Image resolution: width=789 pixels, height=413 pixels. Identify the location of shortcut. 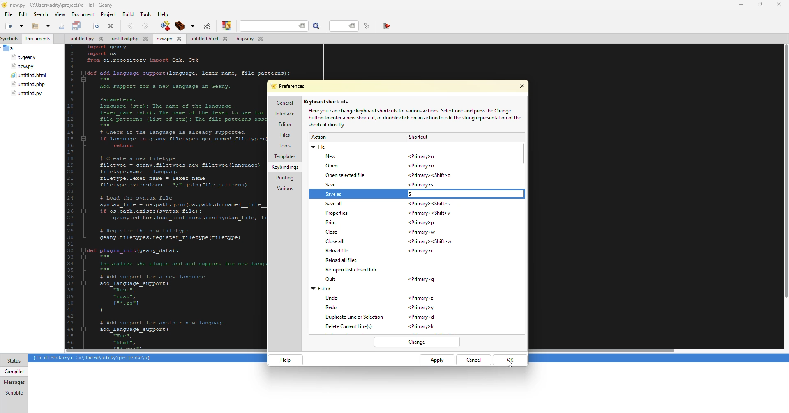
(422, 156).